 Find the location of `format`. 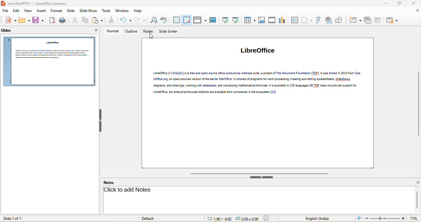

format is located at coordinates (56, 11).